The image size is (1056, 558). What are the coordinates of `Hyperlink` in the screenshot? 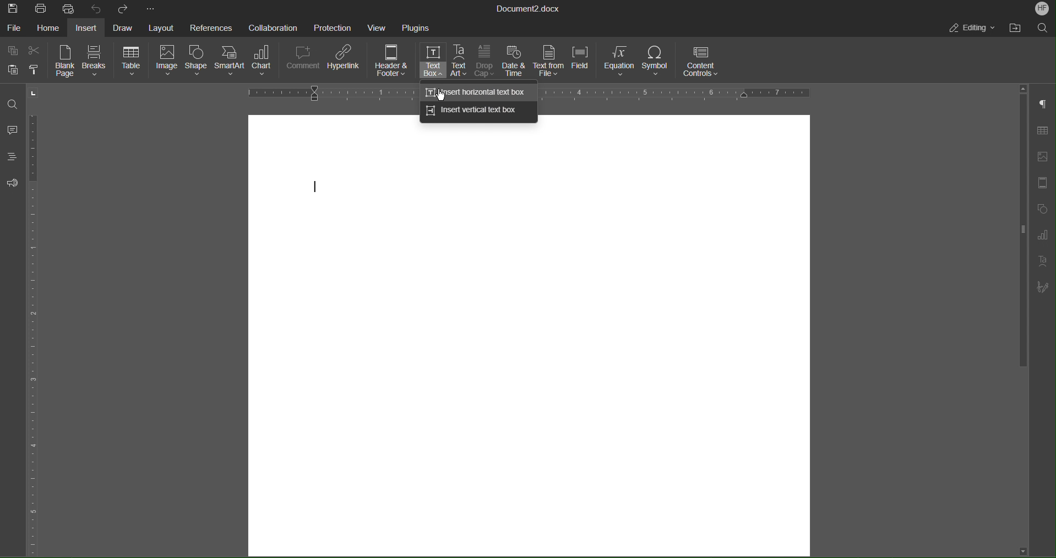 It's located at (345, 61).